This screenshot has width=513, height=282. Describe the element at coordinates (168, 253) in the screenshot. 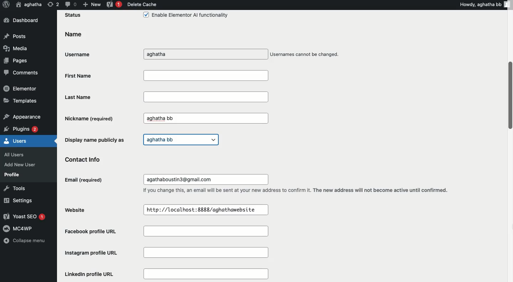

I see `Instagram profile URL` at that location.